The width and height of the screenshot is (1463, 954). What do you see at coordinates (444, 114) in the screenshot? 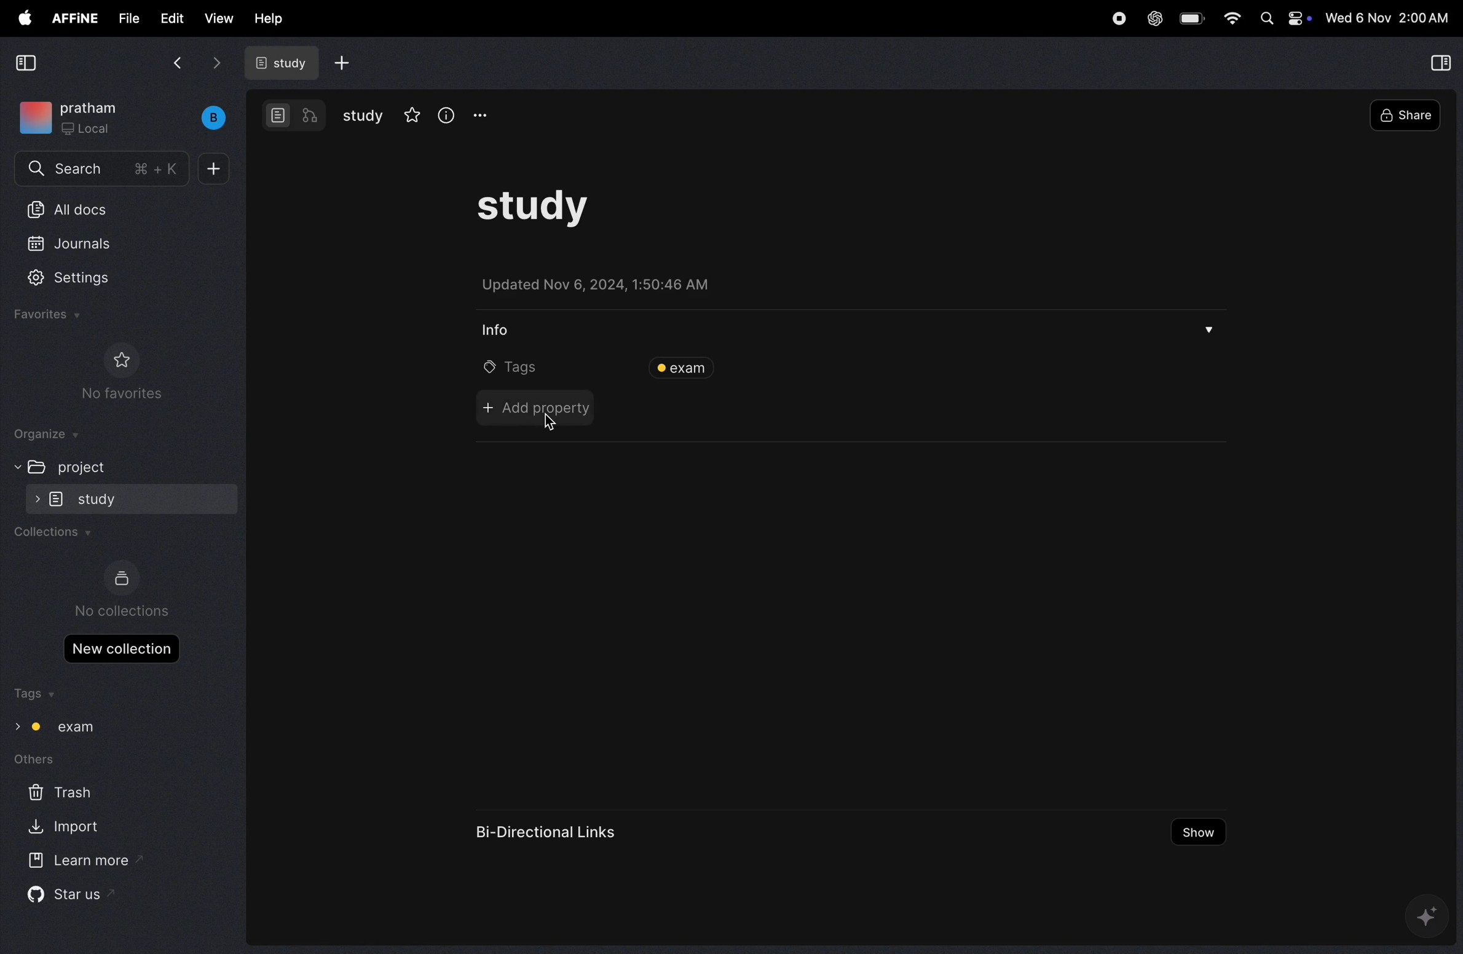
I see `info` at bounding box center [444, 114].